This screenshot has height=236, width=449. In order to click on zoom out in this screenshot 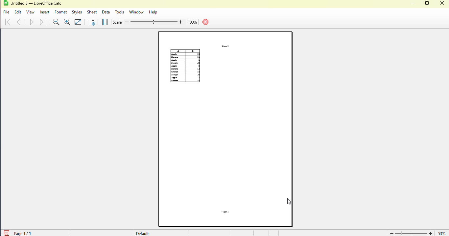, I will do `click(57, 22)`.